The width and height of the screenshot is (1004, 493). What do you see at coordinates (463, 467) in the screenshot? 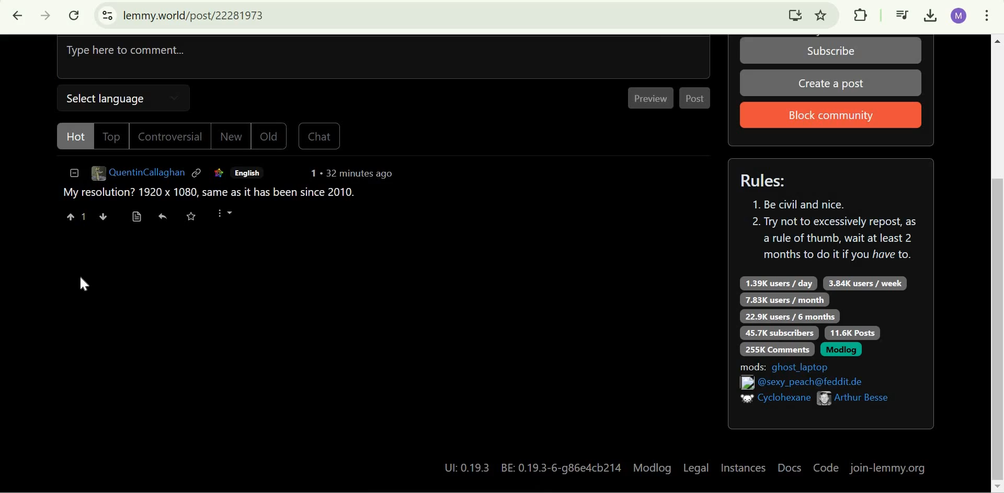
I see `UI: 0.19.3` at bounding box center [463, 467].